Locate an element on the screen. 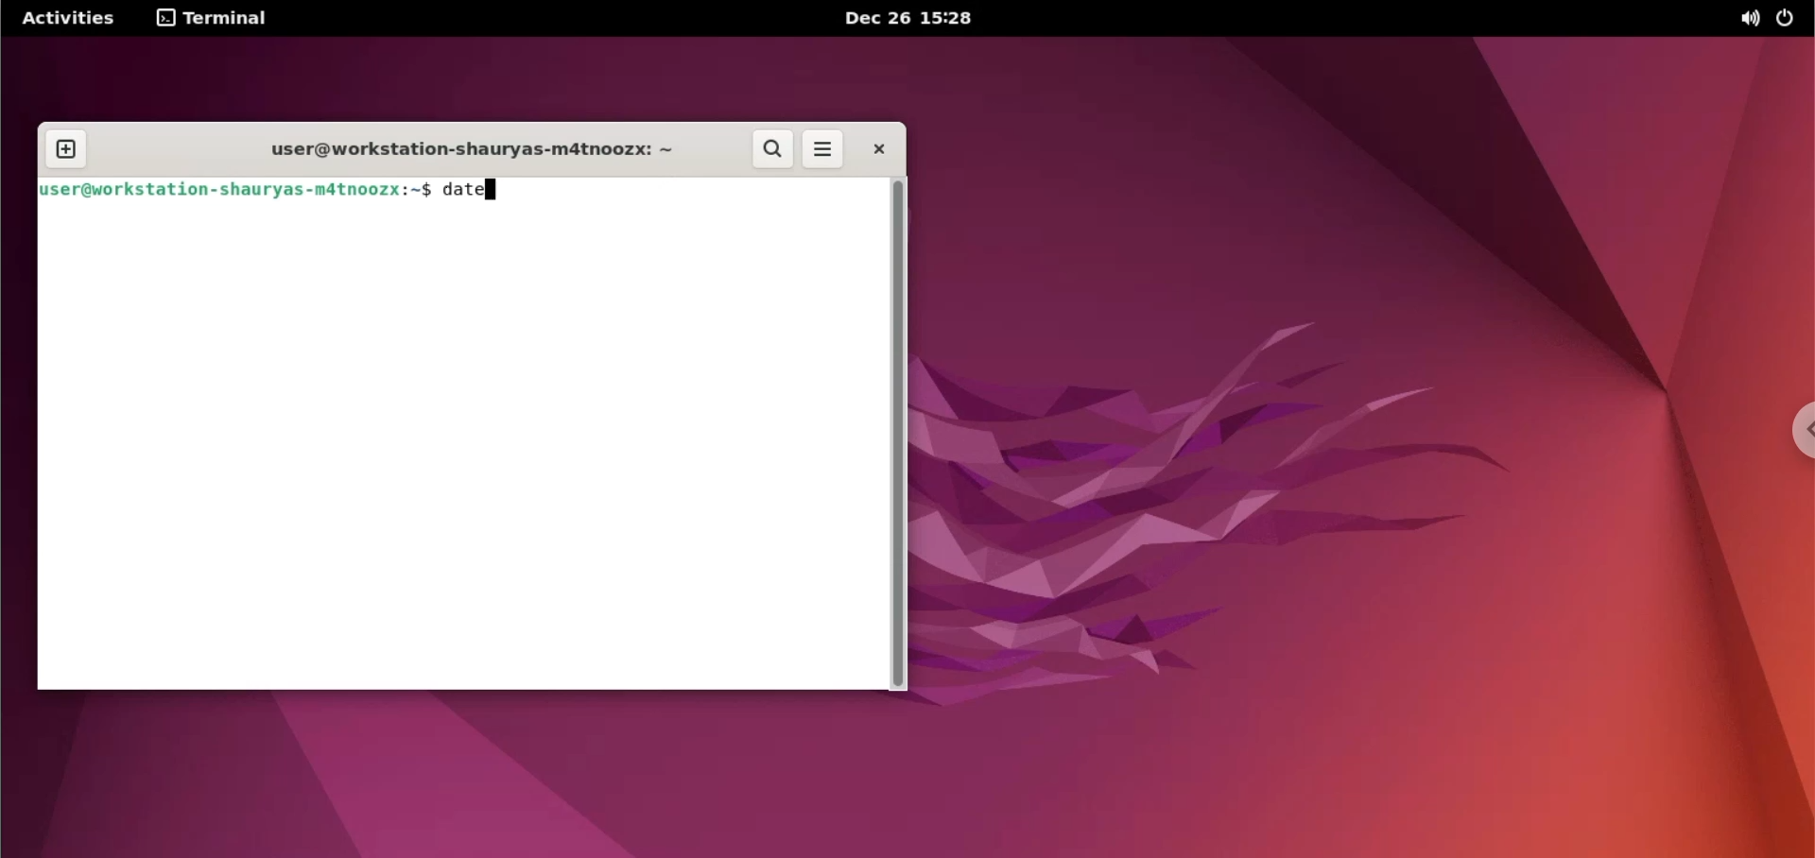 The width and height of the screenshot is (1815, 858). scrollbar is located at coordinates (895, 434).